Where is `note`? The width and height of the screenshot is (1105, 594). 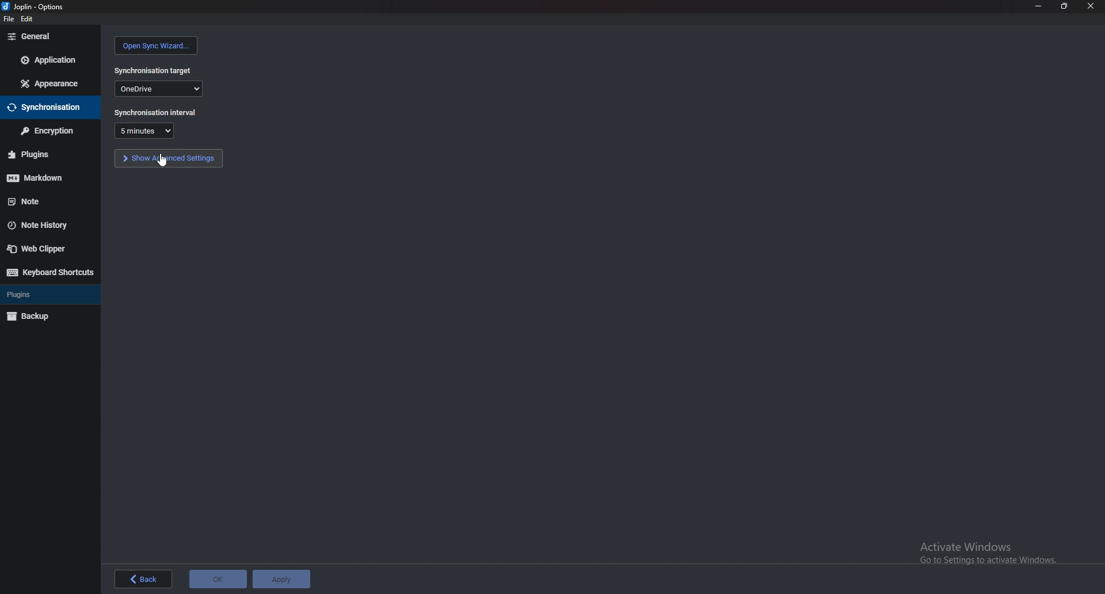
note is located at coordinates (45, 202).